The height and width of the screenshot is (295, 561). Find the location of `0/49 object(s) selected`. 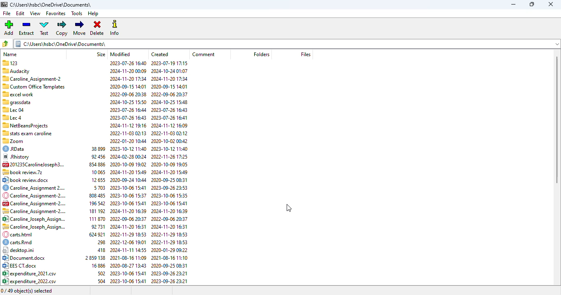

0/49 object(s) selected is located at coordinates (27, 290).